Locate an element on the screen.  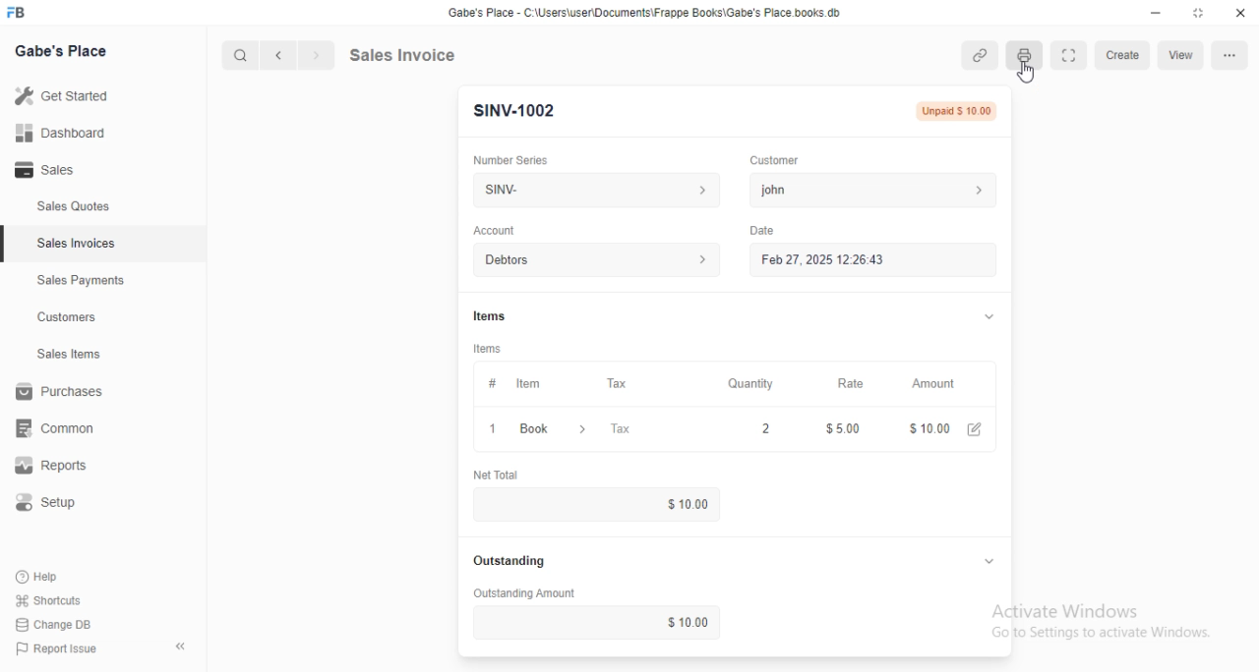
1 is located at coordinates (493, 428).